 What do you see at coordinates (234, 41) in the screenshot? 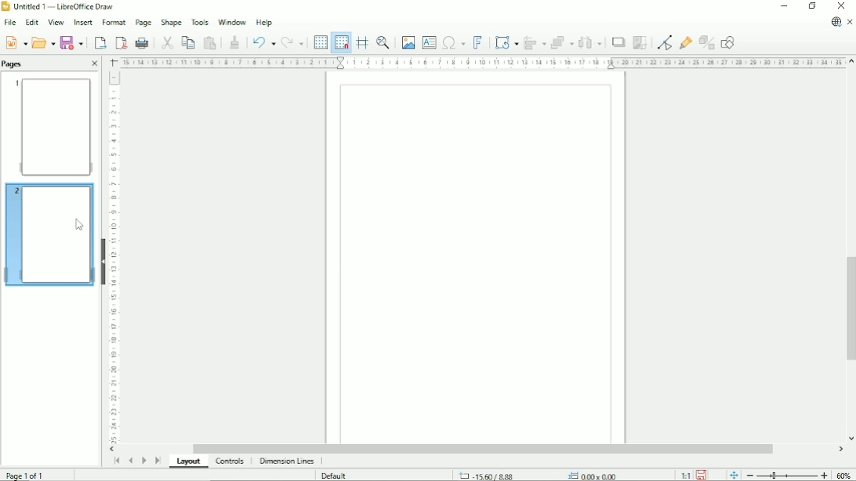
I see `Clone formatting` at bounding box center [234, 41].